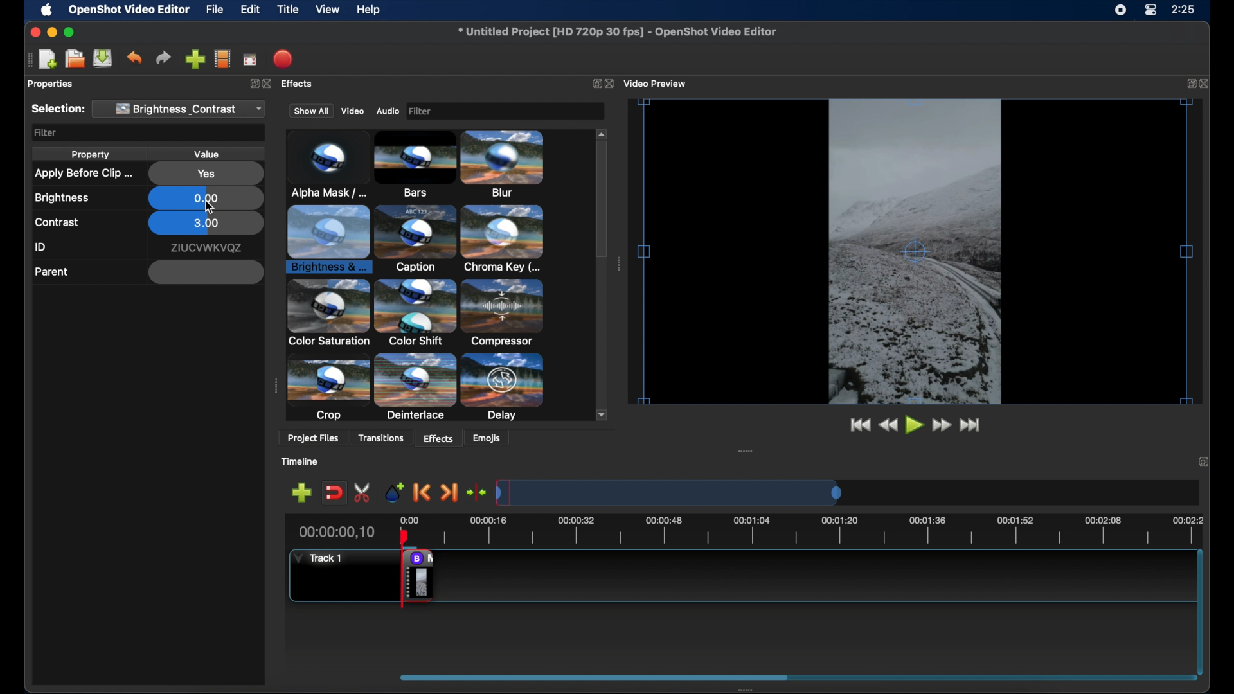 Image resolution: width=1234 pixels, height=694 pixels. I want to click on video, so click(352, 110).